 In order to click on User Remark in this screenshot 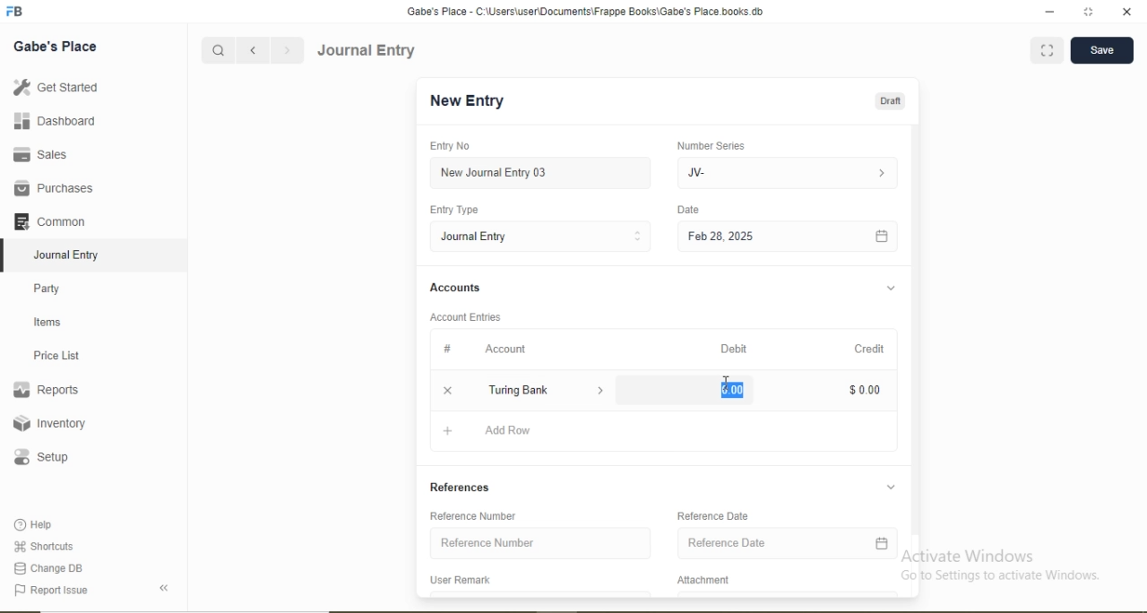, I will do `click(460, 579)`.